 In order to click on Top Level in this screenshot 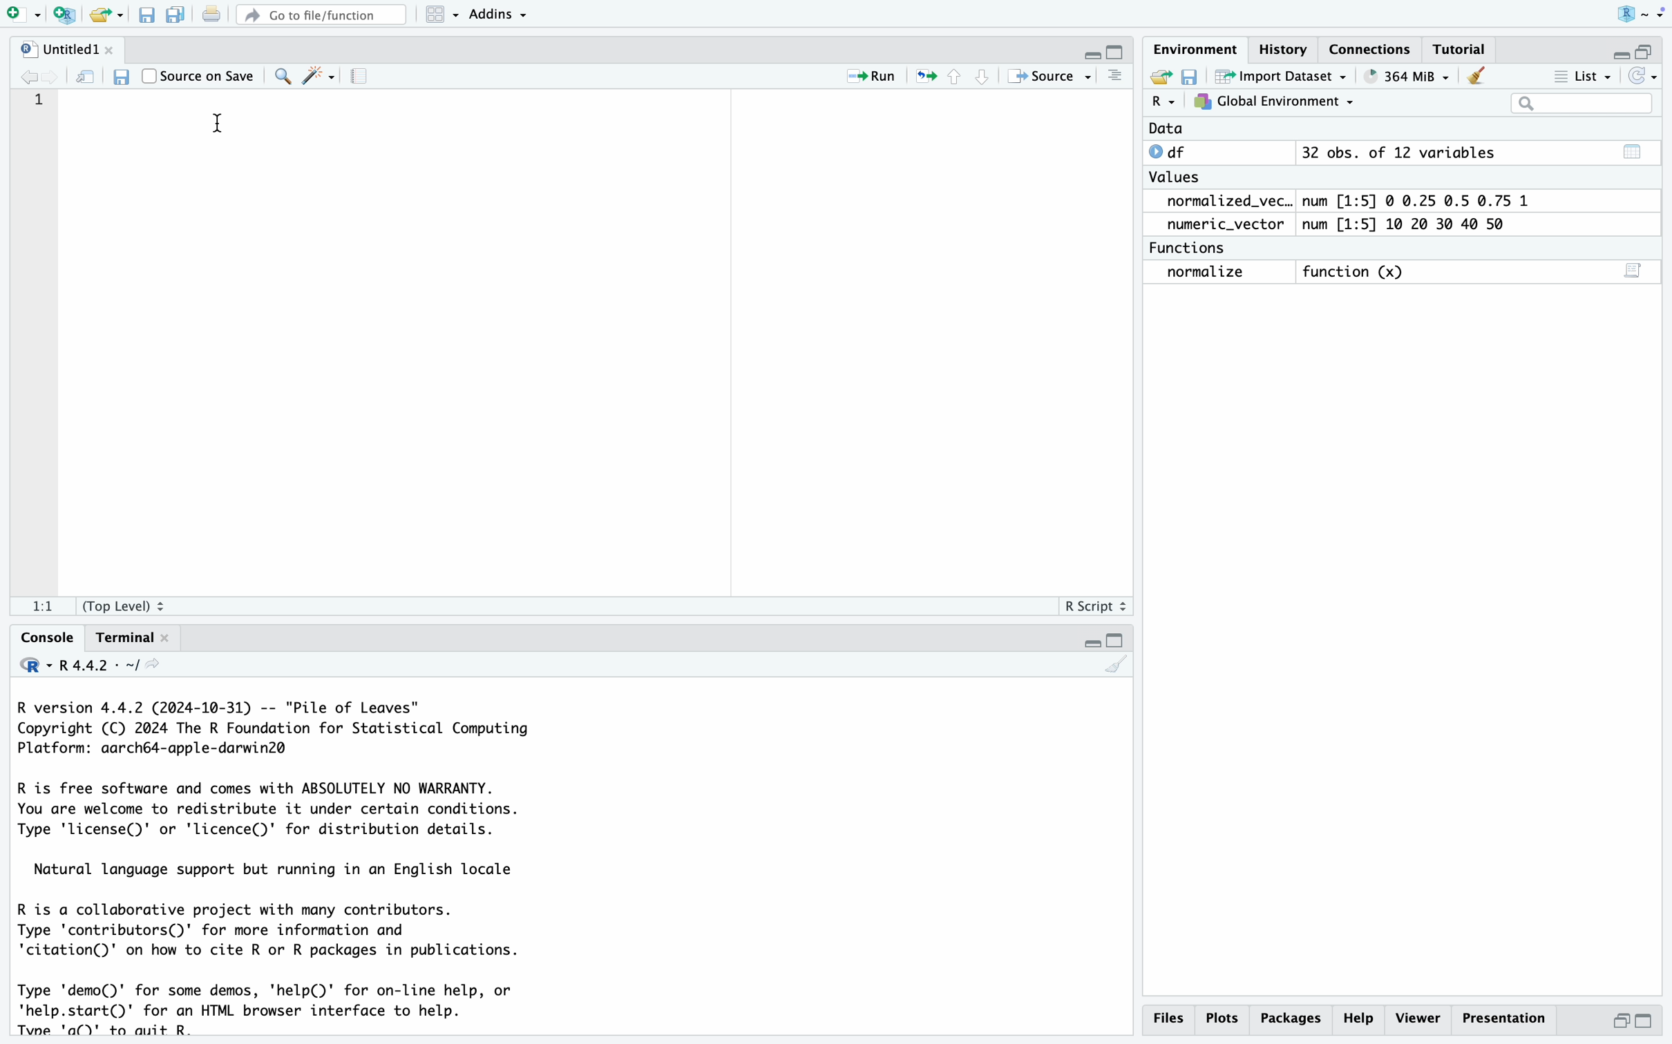, I will do `click(131, 605)`.